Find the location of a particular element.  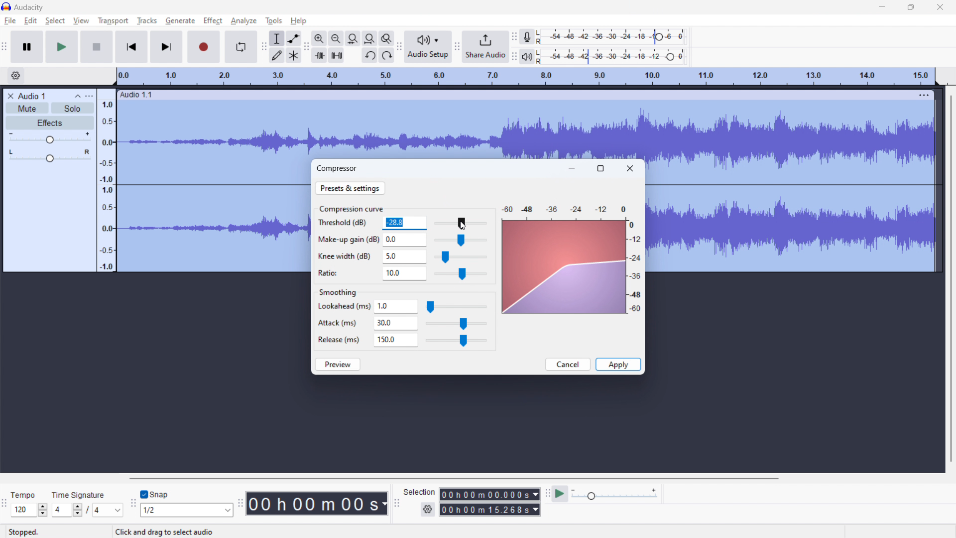

settings is located at coordinates (427, 510).